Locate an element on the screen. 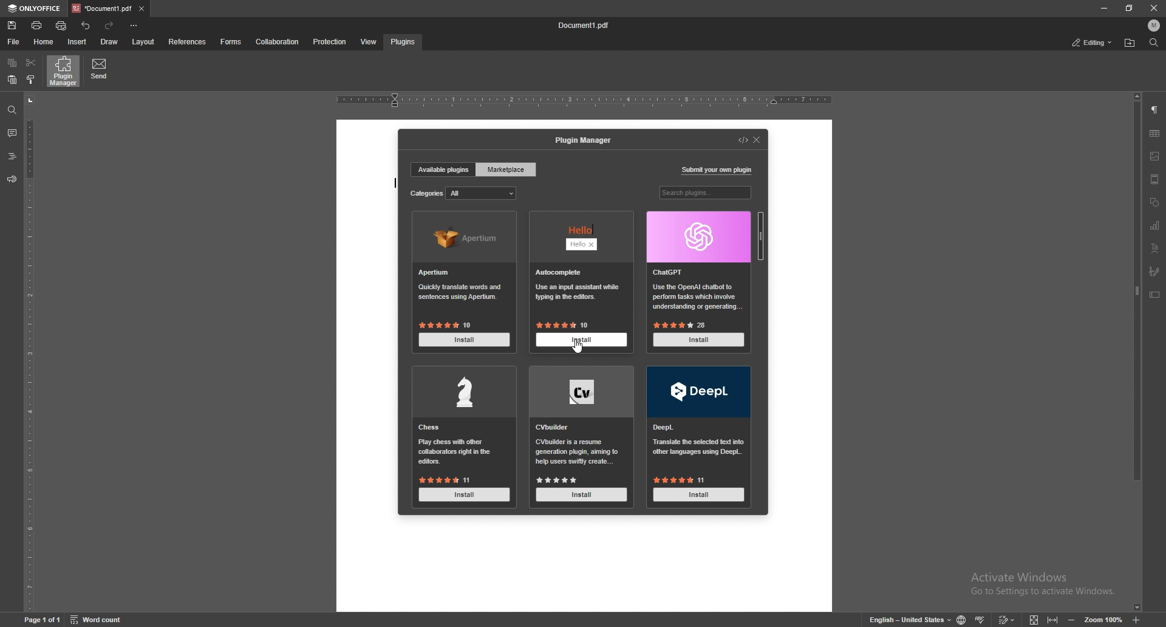 Image resolution: width=1166 pixels, height=627 pixels. marketplace is located at coordinates (506, 170).